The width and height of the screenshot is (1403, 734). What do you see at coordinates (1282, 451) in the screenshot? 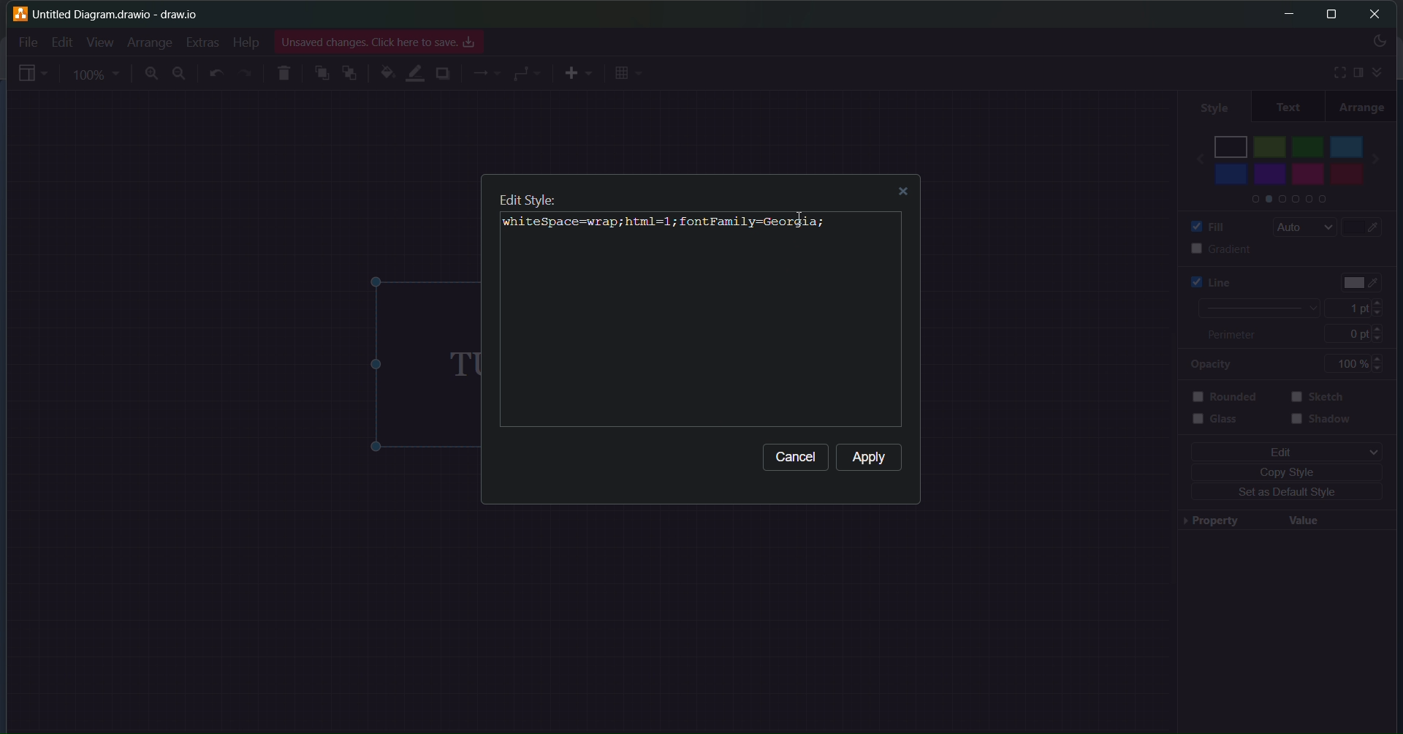
I see `edit` at bounding box center [1282, 451].